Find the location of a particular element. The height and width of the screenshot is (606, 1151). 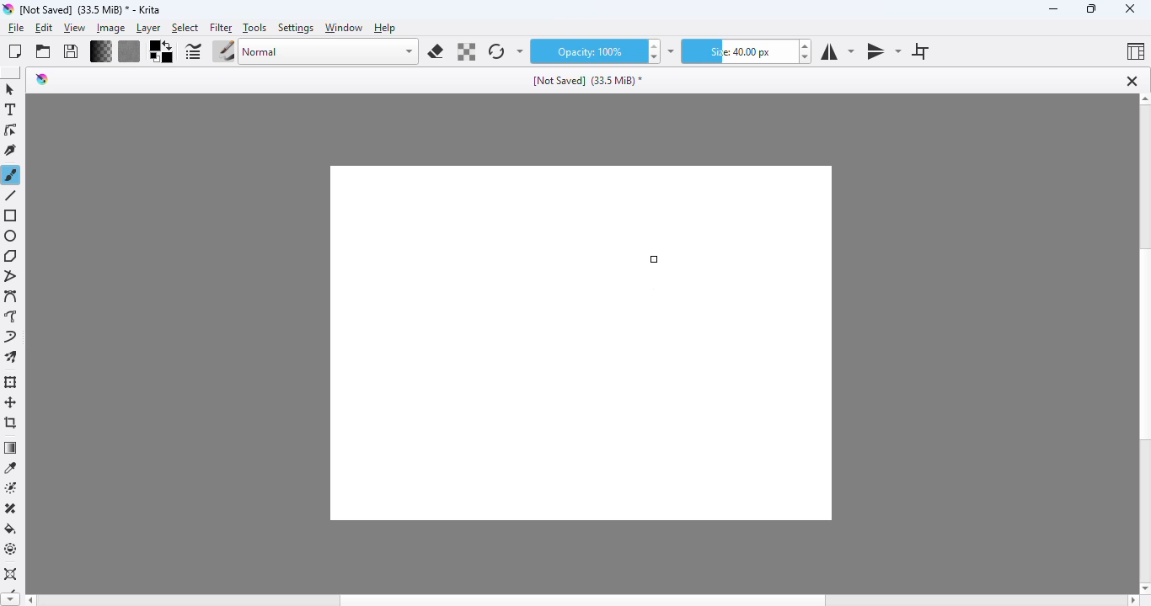

multibrush tool is located at coordinates (13, 358).